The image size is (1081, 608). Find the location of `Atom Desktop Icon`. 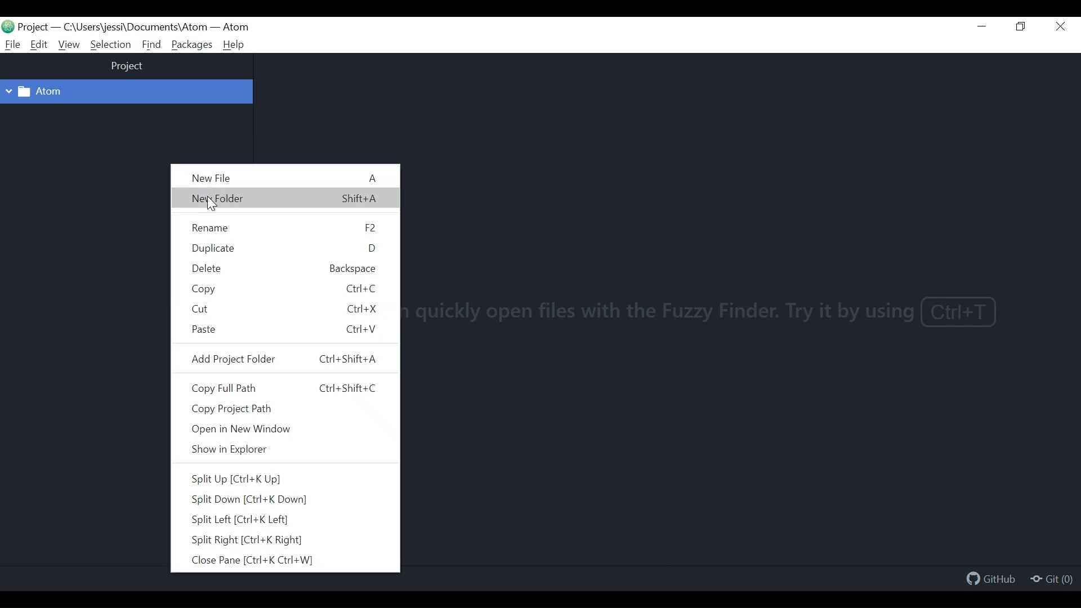

Atom Desktop Icon is located at coordinates (8, 26).